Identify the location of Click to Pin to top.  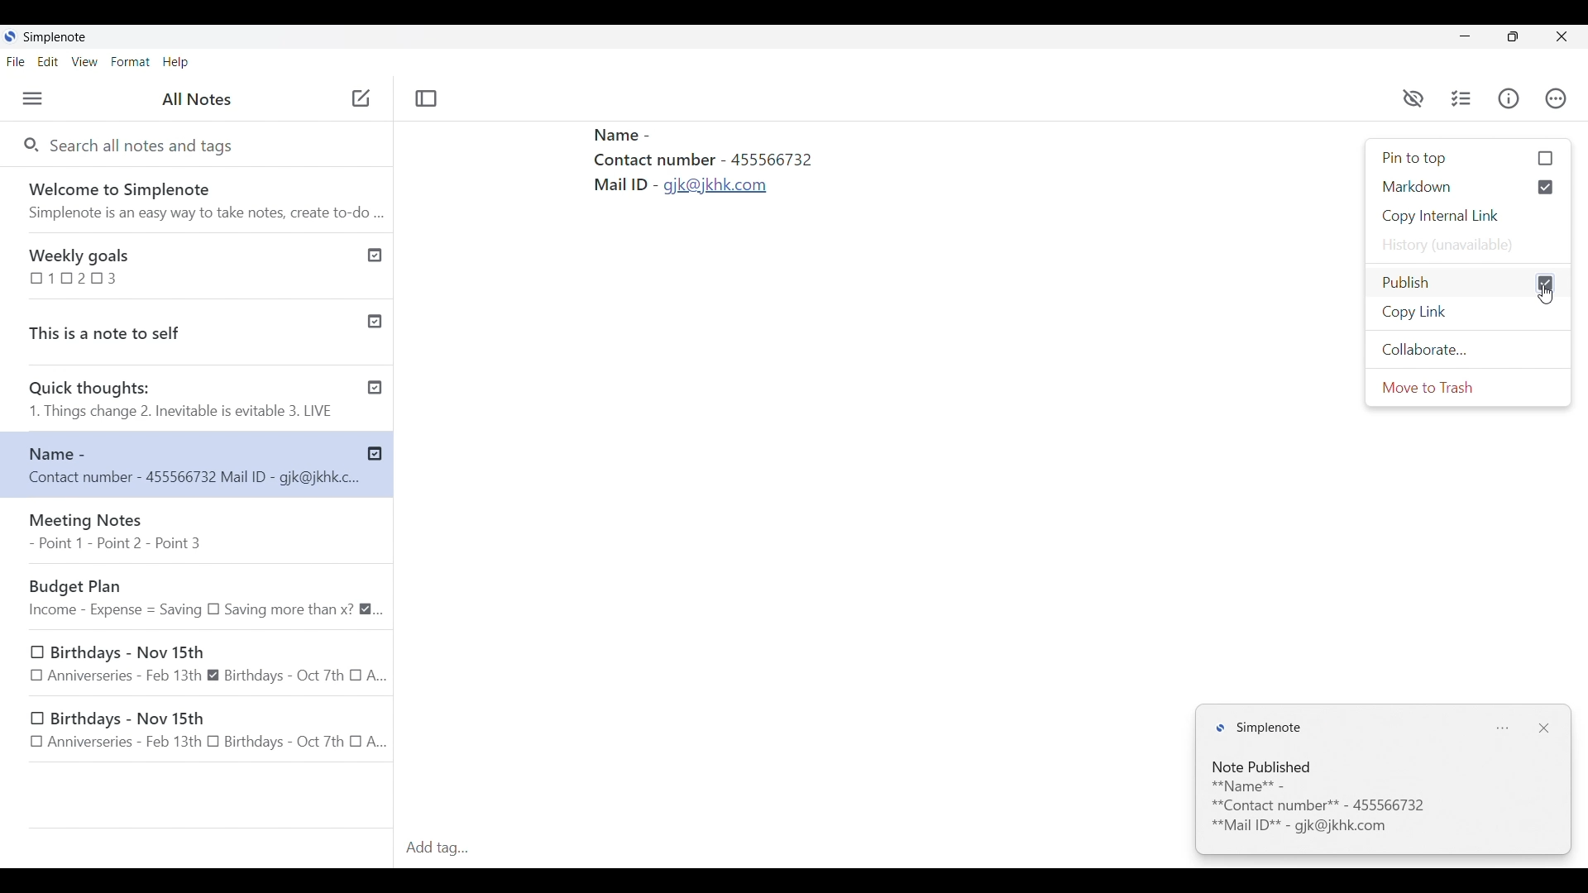
(1469, 159).